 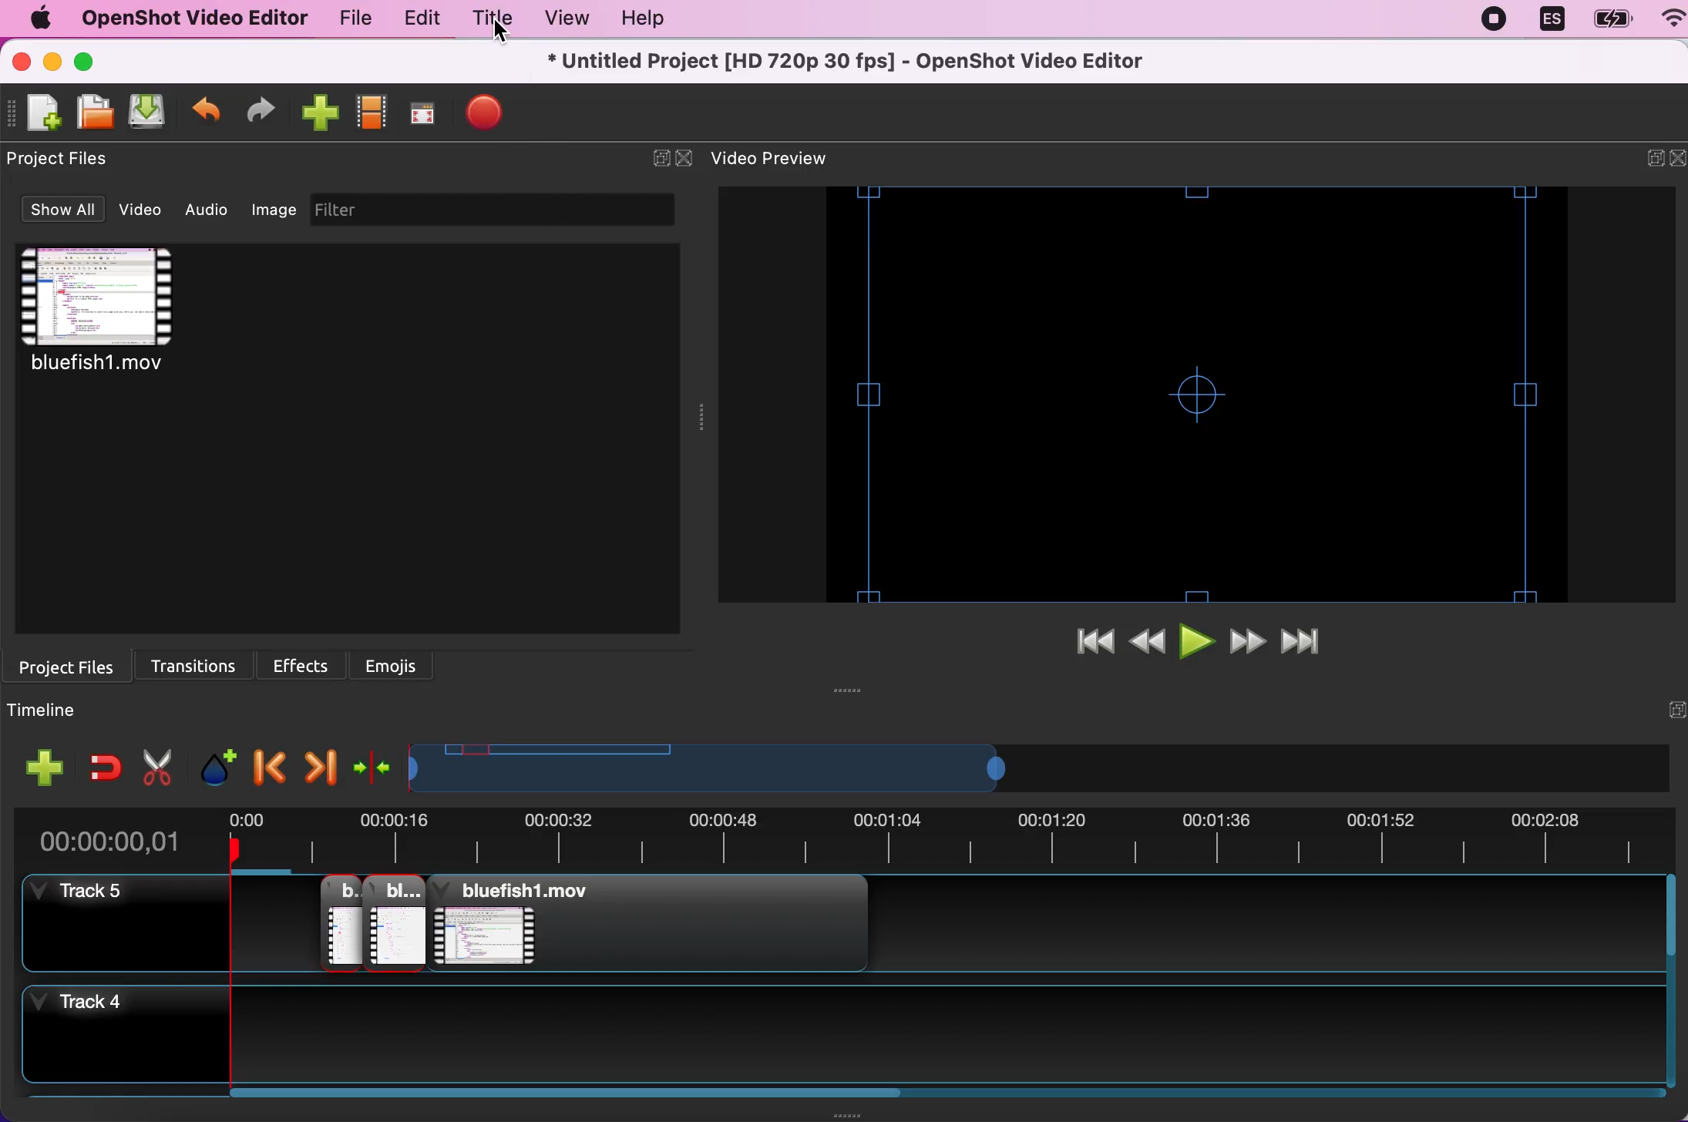 What do you see at coordinates (68, 160) in the screenshot?
I see `project files` at bounding box center [68, 160].